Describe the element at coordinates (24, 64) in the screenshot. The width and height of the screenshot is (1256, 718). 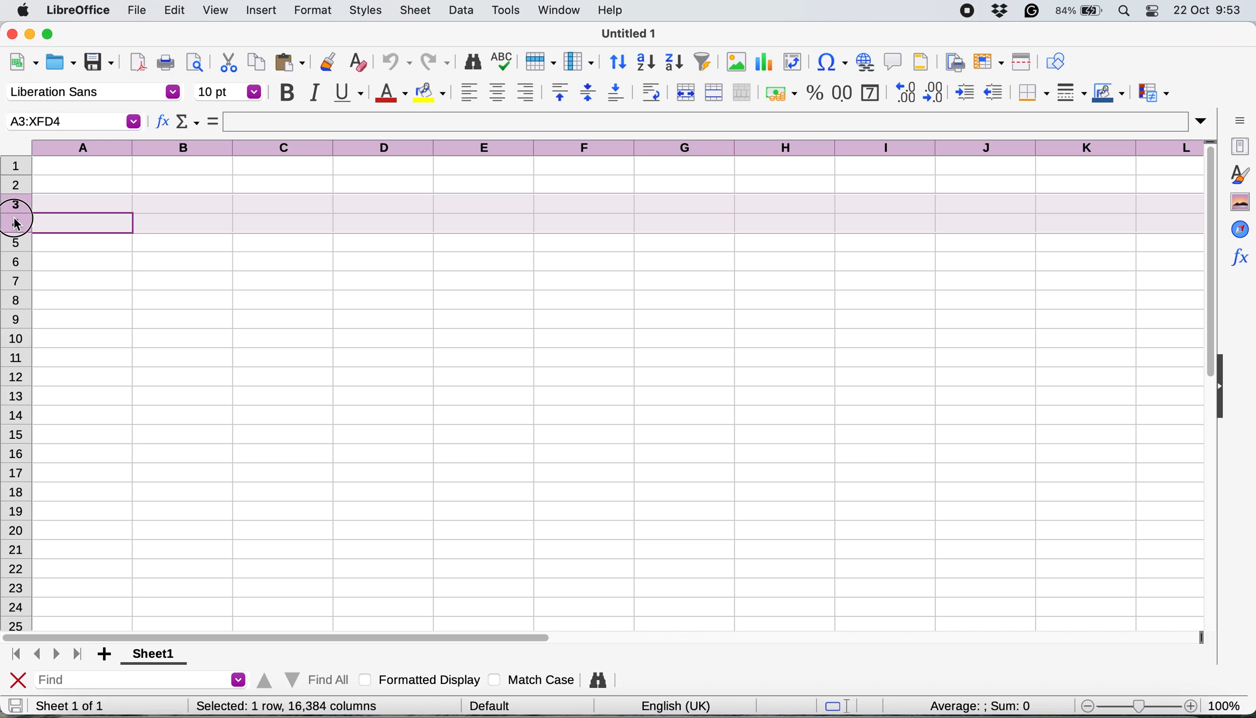
I see `new` at that location.